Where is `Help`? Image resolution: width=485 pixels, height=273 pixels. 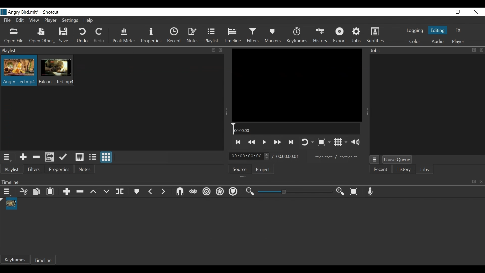 Help is located at coordinates (90, 20).